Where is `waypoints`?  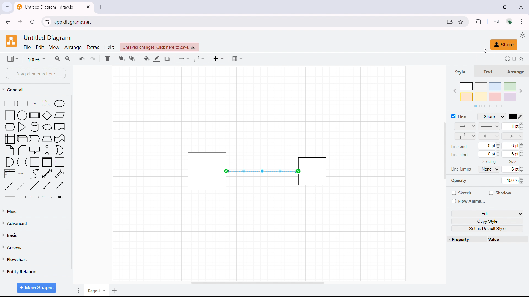 waypoints is located at coordinates (199, 59).